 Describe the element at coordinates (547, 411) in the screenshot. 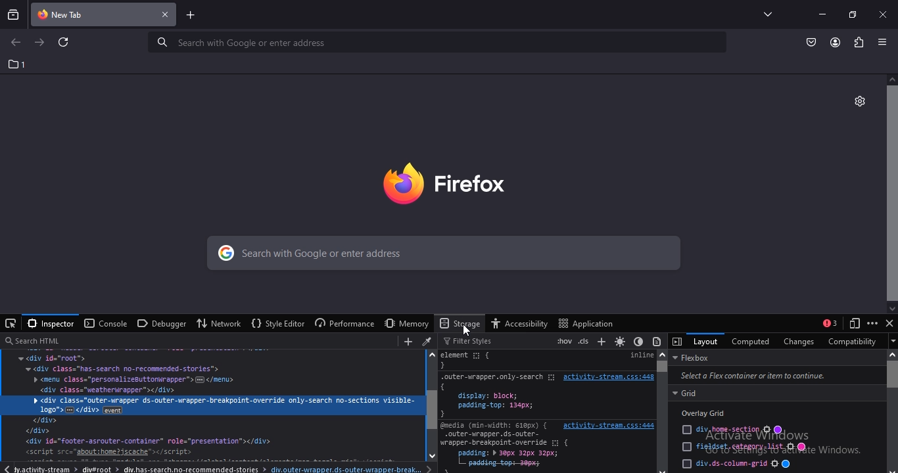

I see `text` at that location.